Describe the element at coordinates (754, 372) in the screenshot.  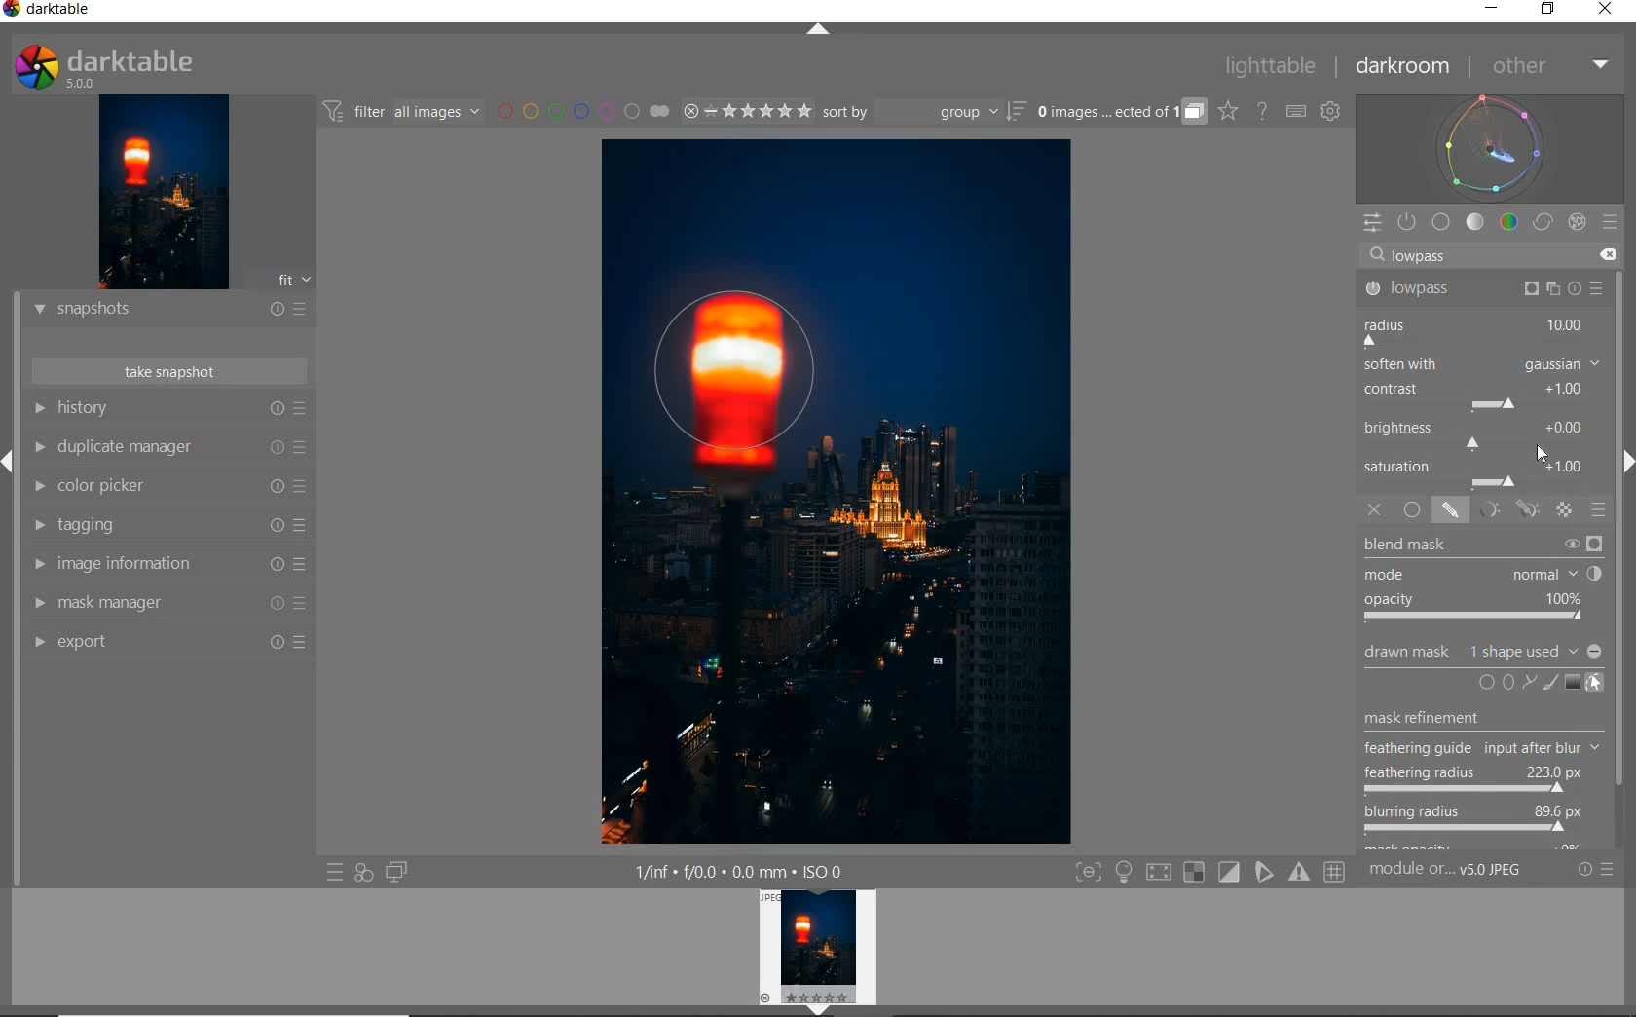
I see `DRAWN CIRCLE MASK` at that location.